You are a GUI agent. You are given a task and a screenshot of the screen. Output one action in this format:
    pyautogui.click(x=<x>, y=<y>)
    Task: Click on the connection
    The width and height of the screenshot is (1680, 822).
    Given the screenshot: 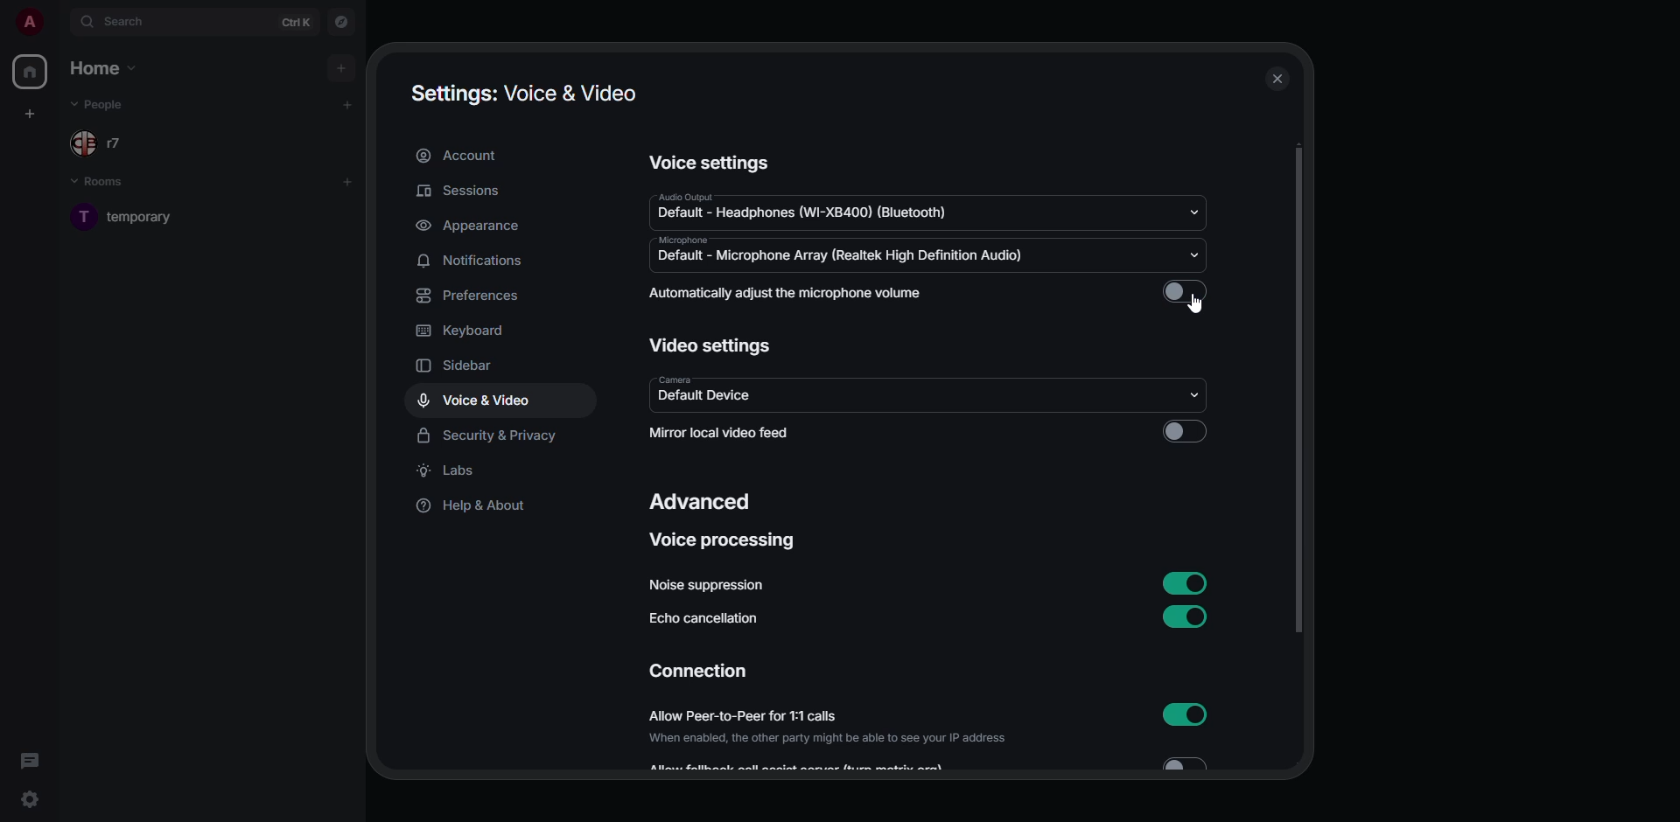 What is the action you would take?
    pyautogui.click(x=698, y=671)
    